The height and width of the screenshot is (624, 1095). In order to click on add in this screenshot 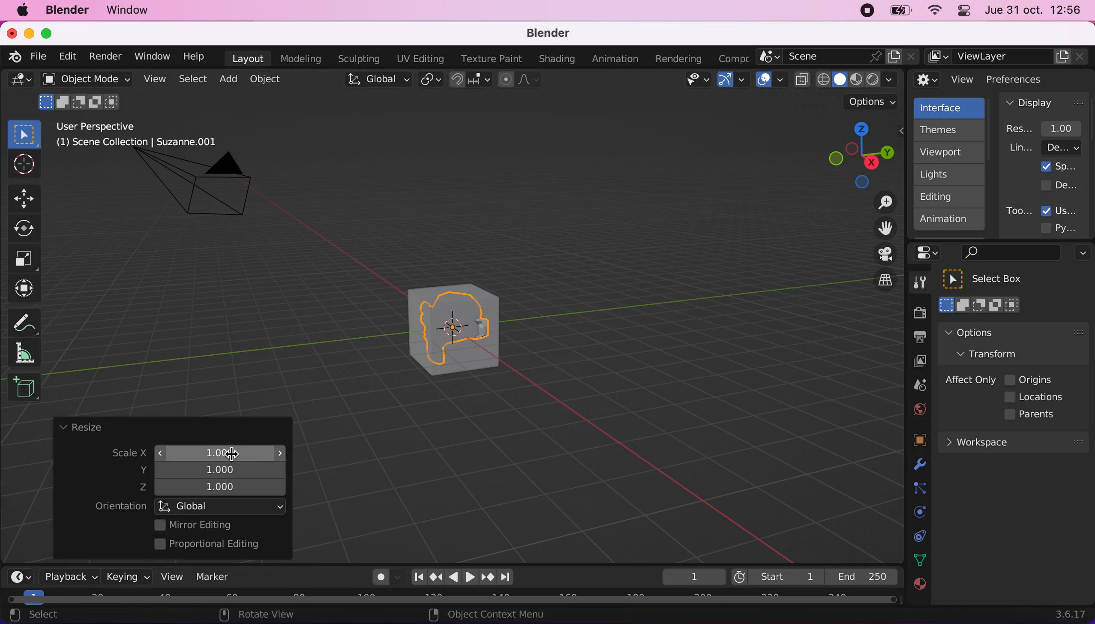, I will do `click(227, 79)`.